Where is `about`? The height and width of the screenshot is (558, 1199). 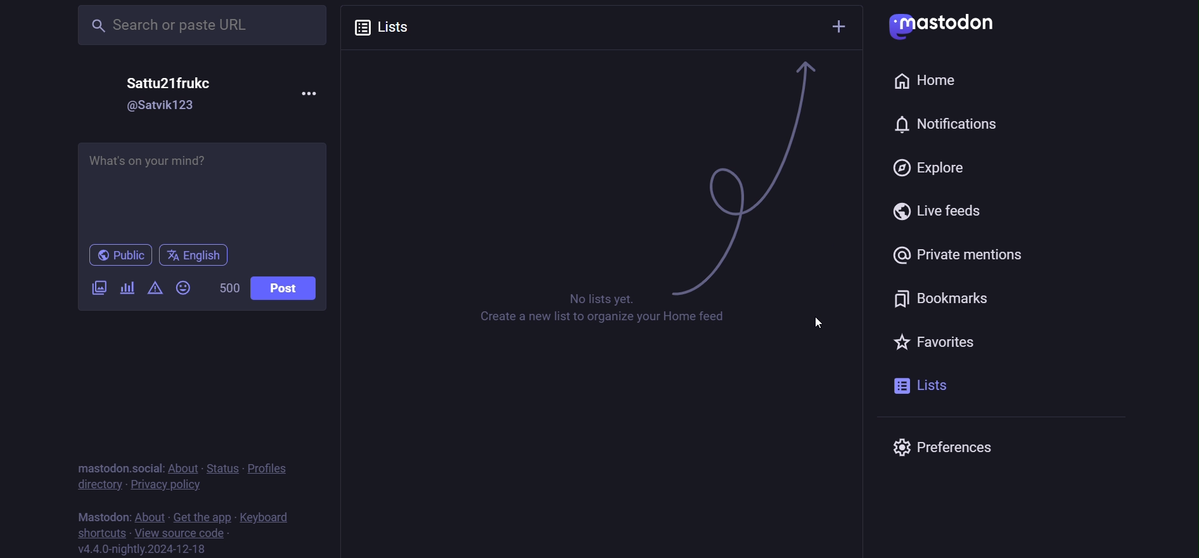 about is located at coordinates (181, 465).